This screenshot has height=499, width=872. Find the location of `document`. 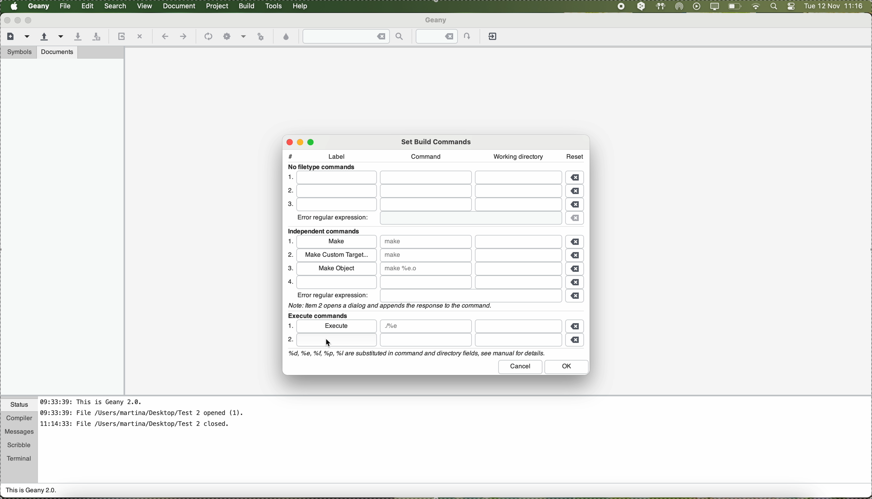

document is located at coordinates (179, 5).